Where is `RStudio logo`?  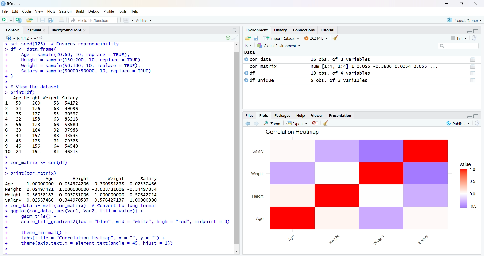
RStudio logo is located at coordinates (9, 38).